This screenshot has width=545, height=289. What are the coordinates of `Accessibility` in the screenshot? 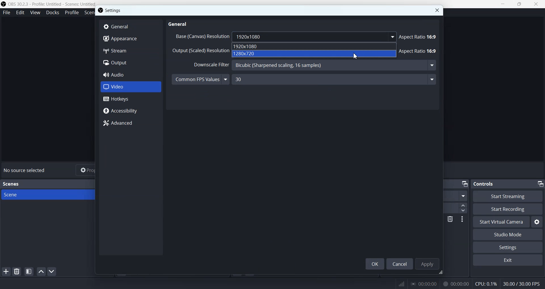 It's located at (131, 110).